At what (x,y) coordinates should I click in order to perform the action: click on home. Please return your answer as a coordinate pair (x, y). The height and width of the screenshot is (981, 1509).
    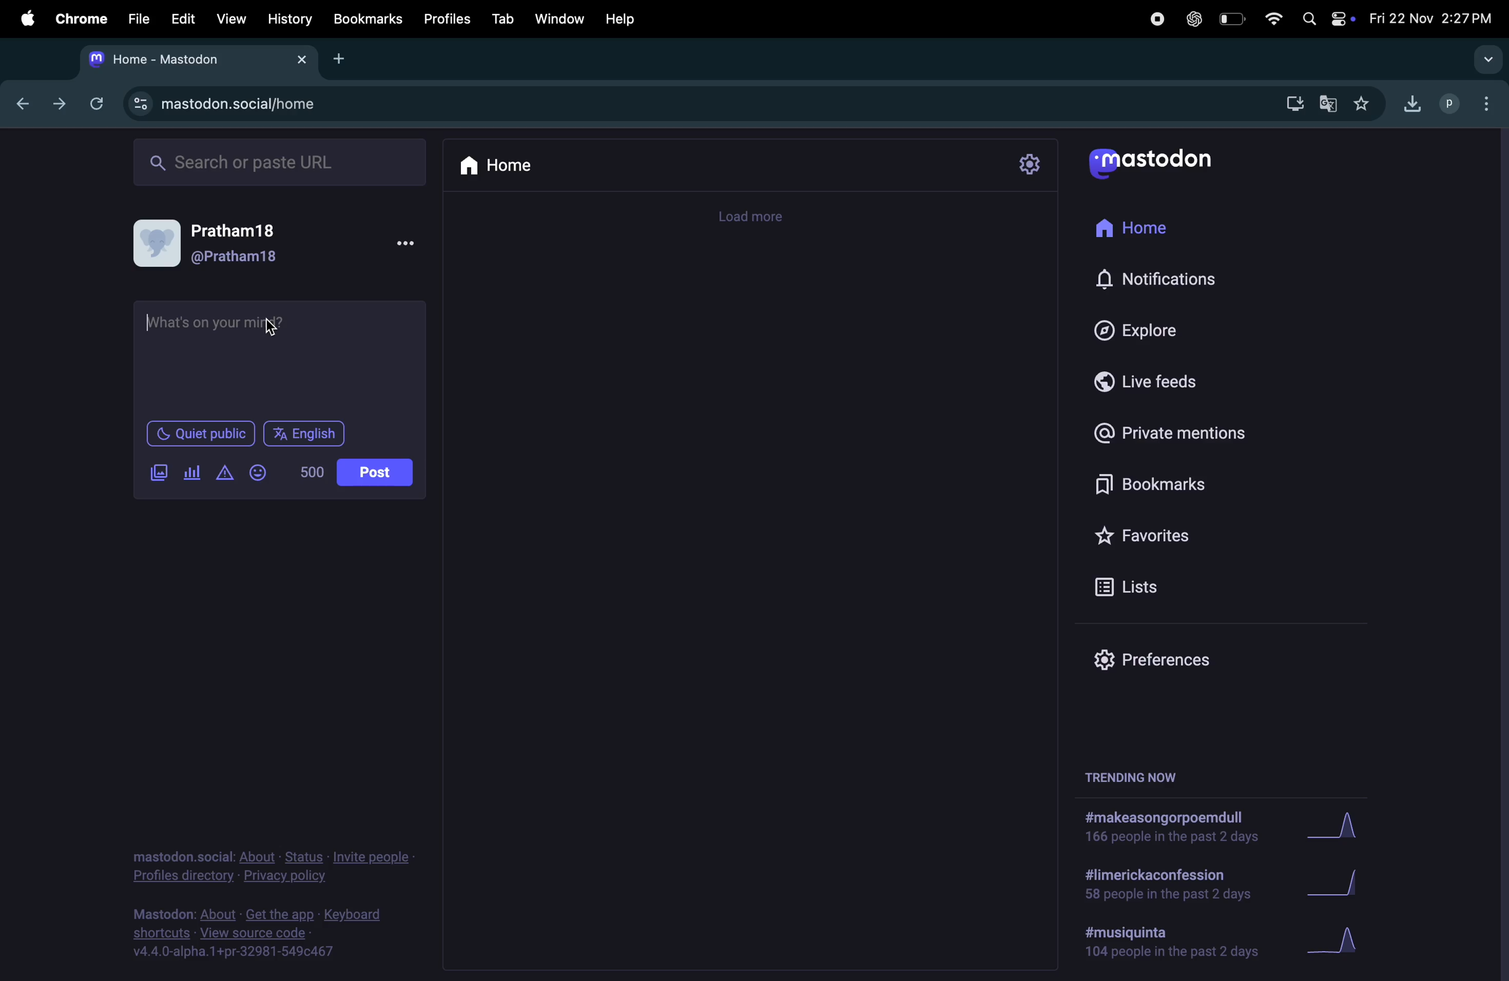
    Looking at the image, I should click on (1153, 226).